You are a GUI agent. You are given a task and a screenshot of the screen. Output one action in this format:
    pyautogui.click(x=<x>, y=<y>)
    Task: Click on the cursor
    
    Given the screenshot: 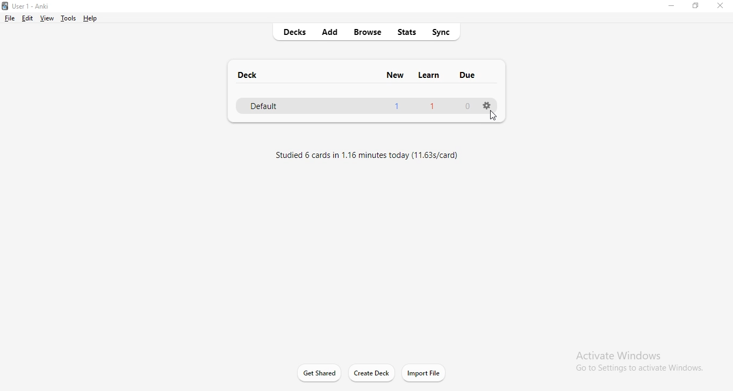 What is the action you would take?
    pyautogui.click(x=494, y=115)
    